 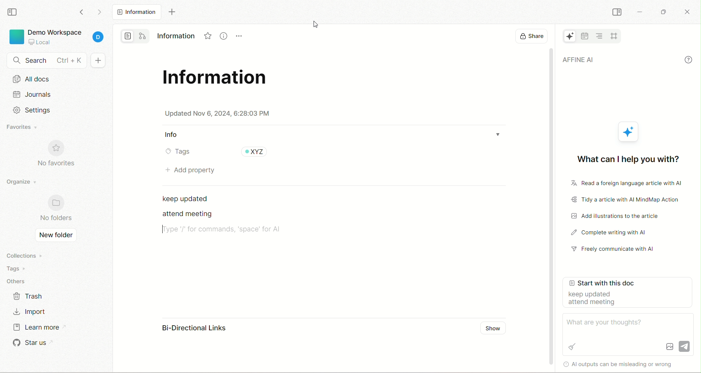 I want to click on organize, so click(x=21, y=184).